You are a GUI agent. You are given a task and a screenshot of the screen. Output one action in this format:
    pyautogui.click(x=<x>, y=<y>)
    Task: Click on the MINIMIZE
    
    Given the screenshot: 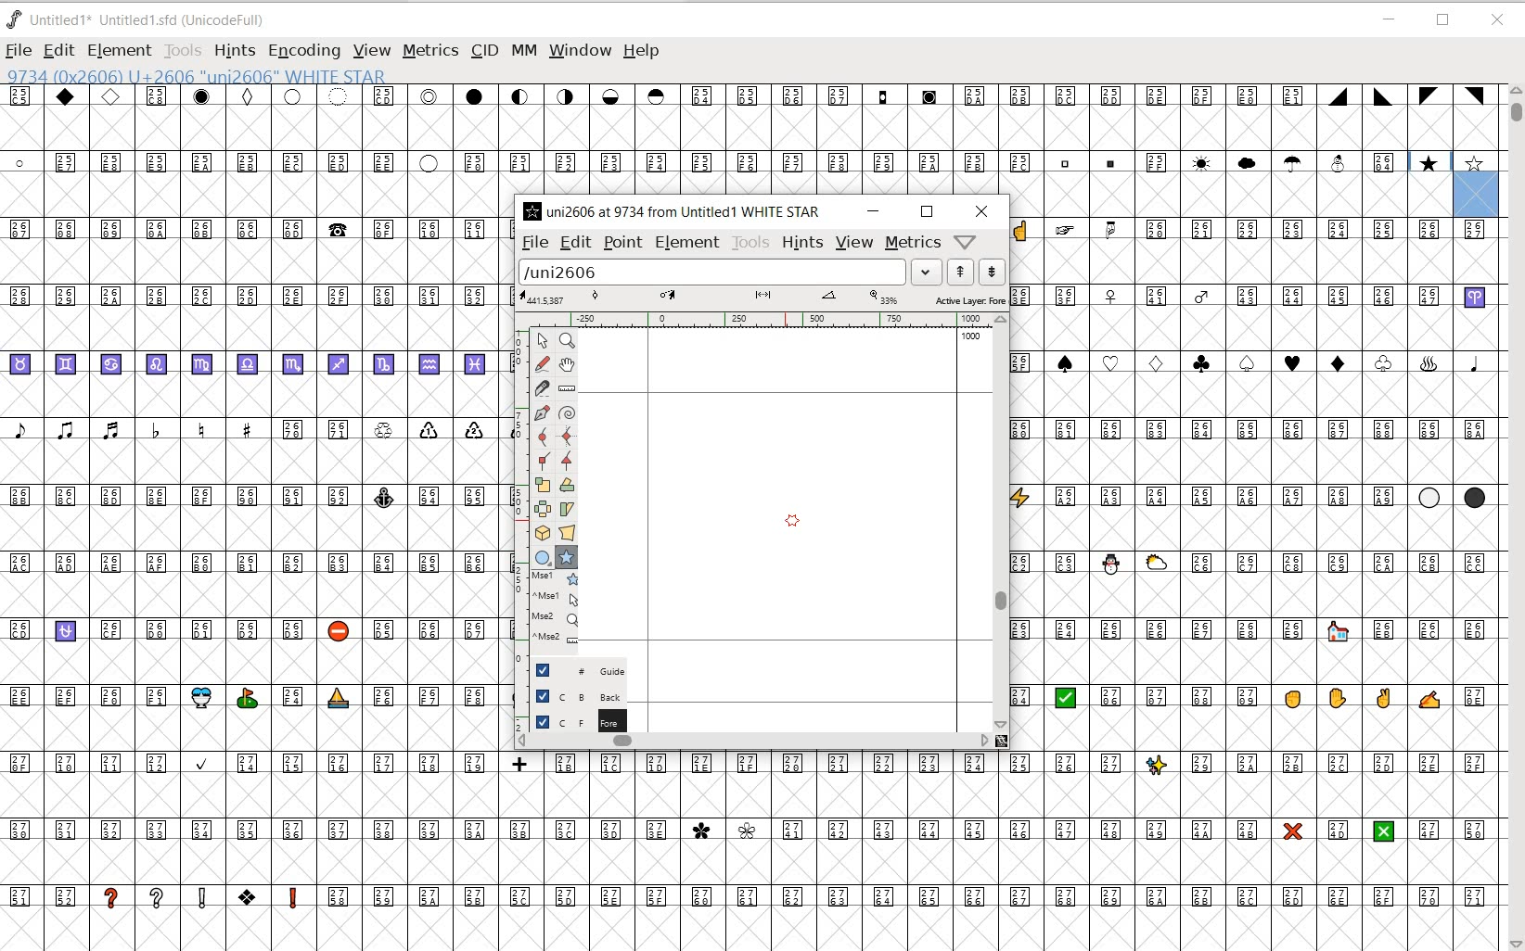 What is the action you would take?
    pyautogui.click(x=1389, y=19)
    